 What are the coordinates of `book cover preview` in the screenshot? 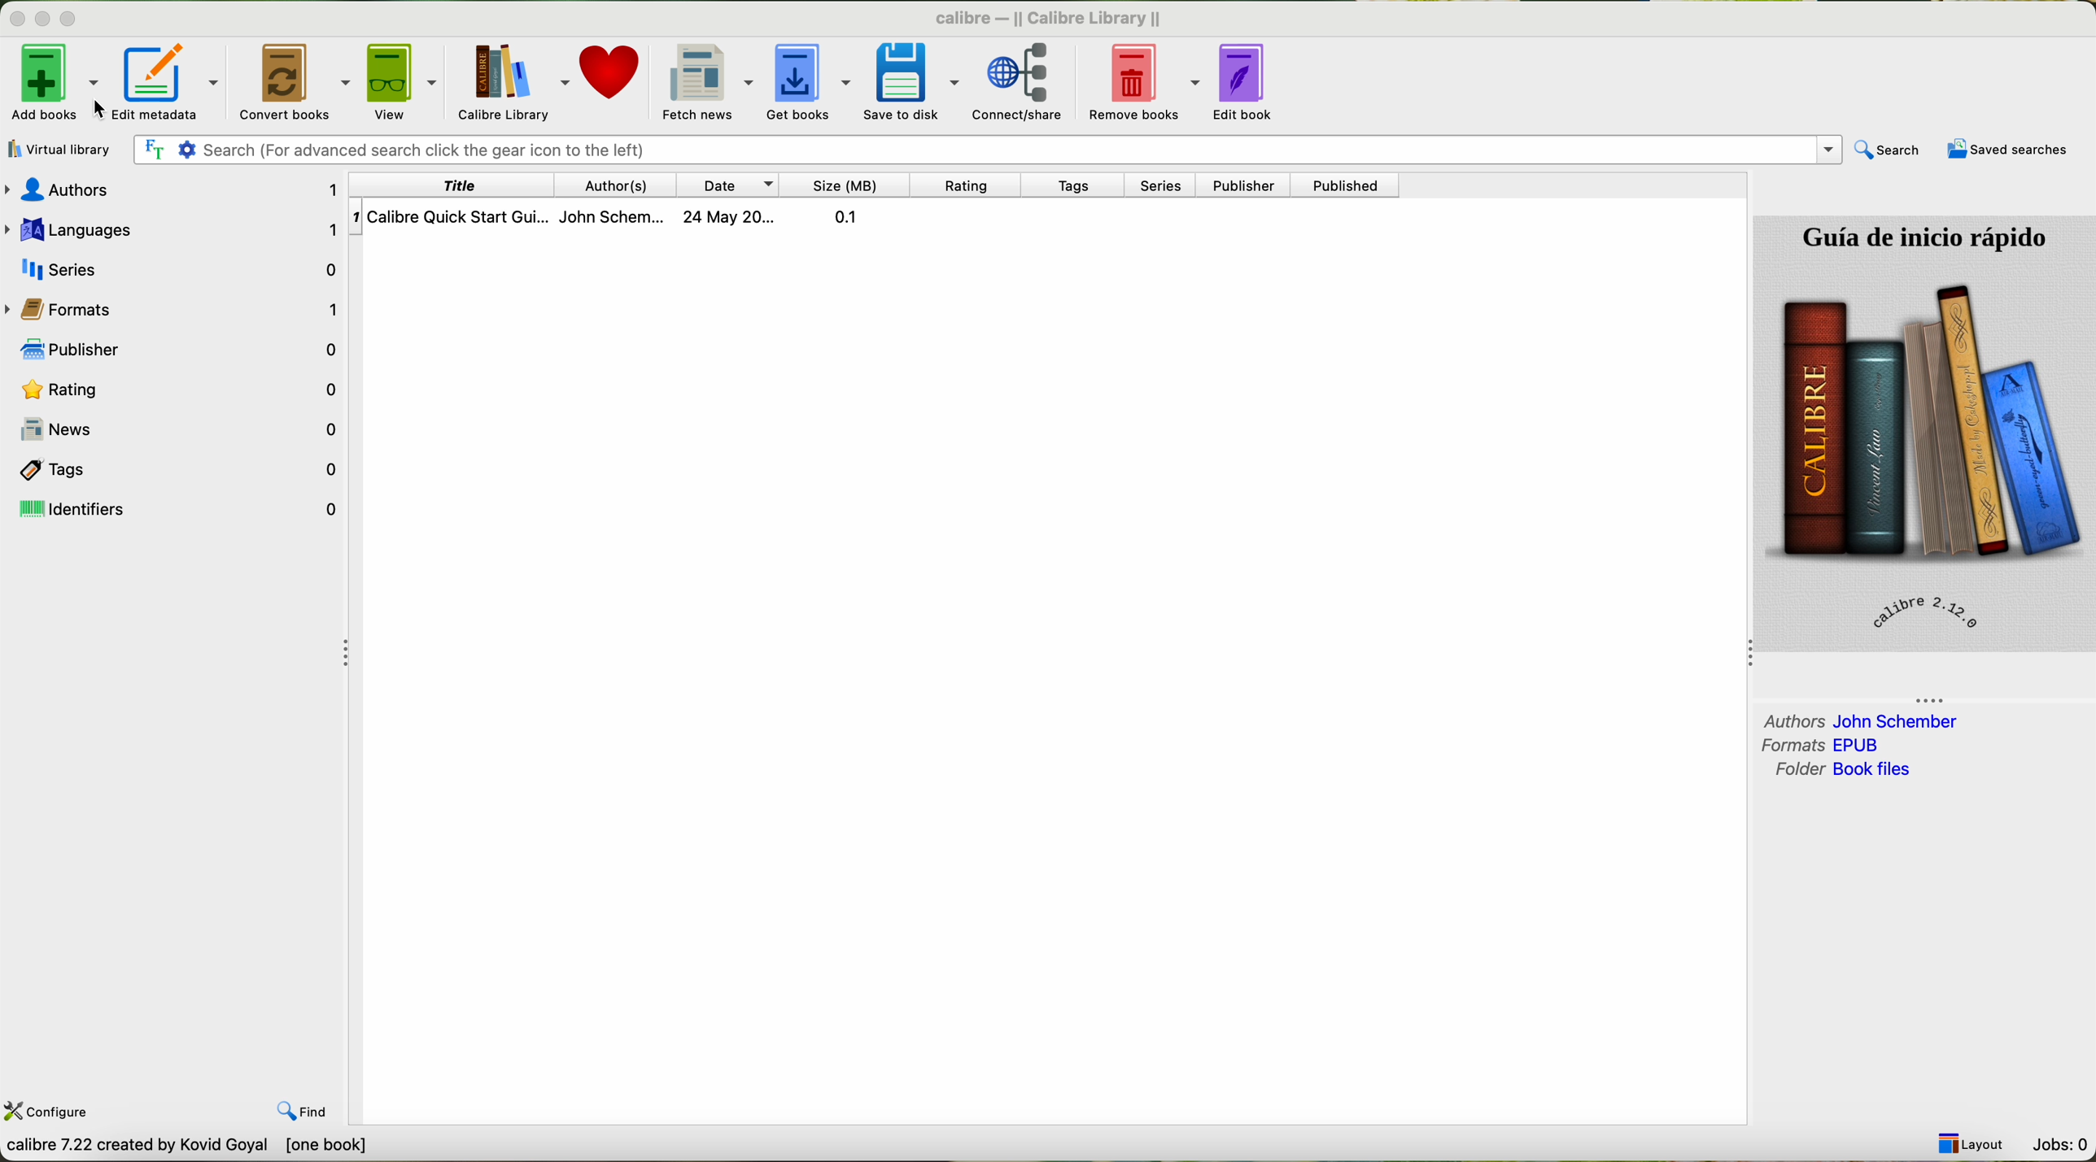 It's located at (1924, 433).